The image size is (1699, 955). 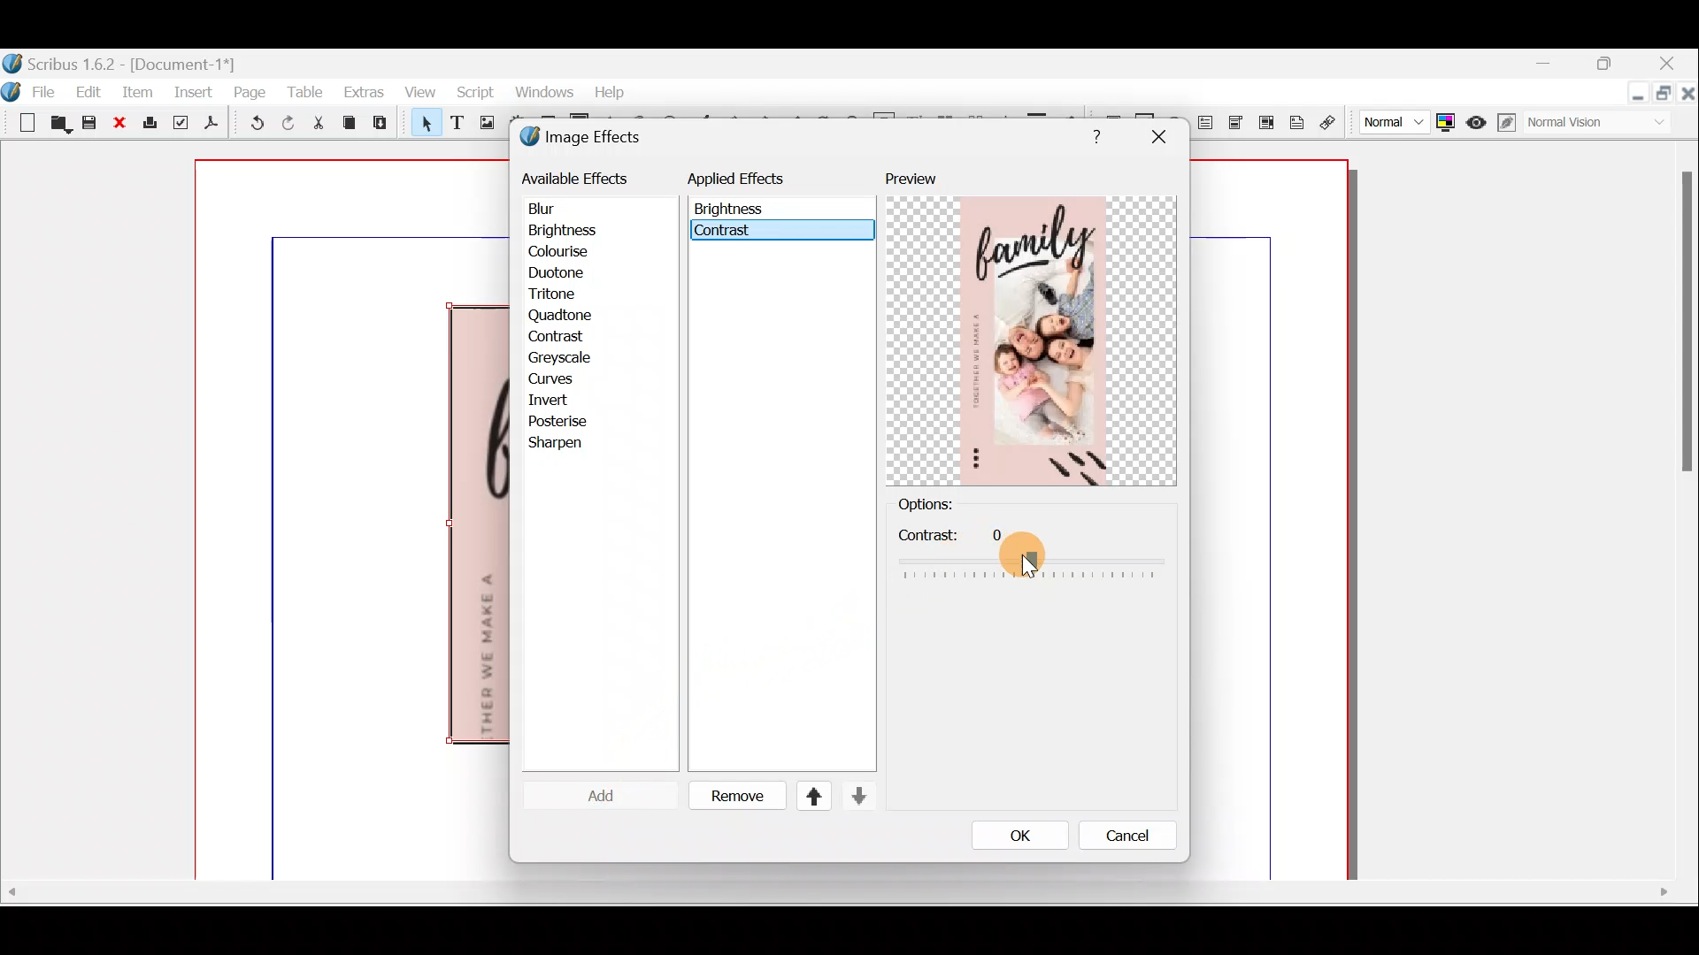 What do you see at coordinates (195, 91) in the screenshot?
I see `Insert` at bounding box center [195, 91].